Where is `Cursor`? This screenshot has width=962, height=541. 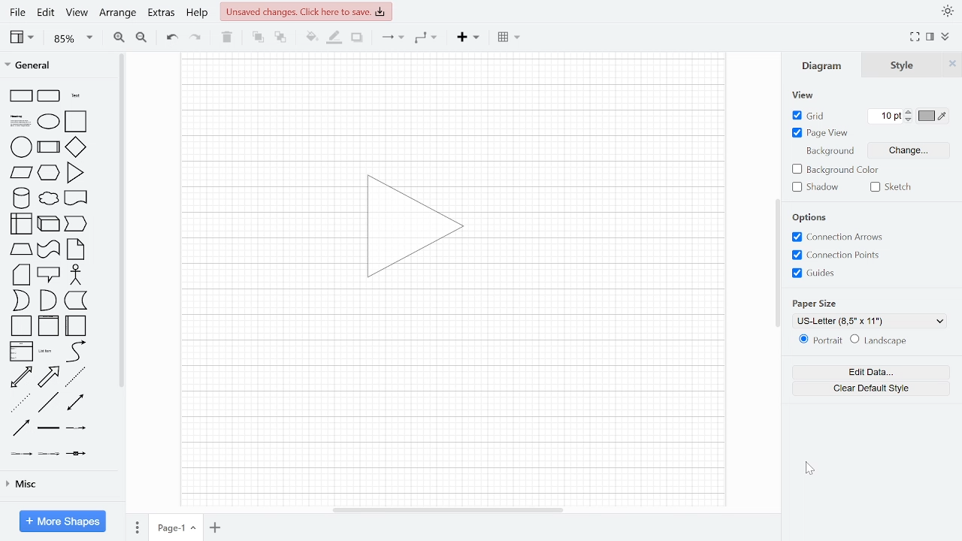
Cursor is located at coordinates (809, 468).